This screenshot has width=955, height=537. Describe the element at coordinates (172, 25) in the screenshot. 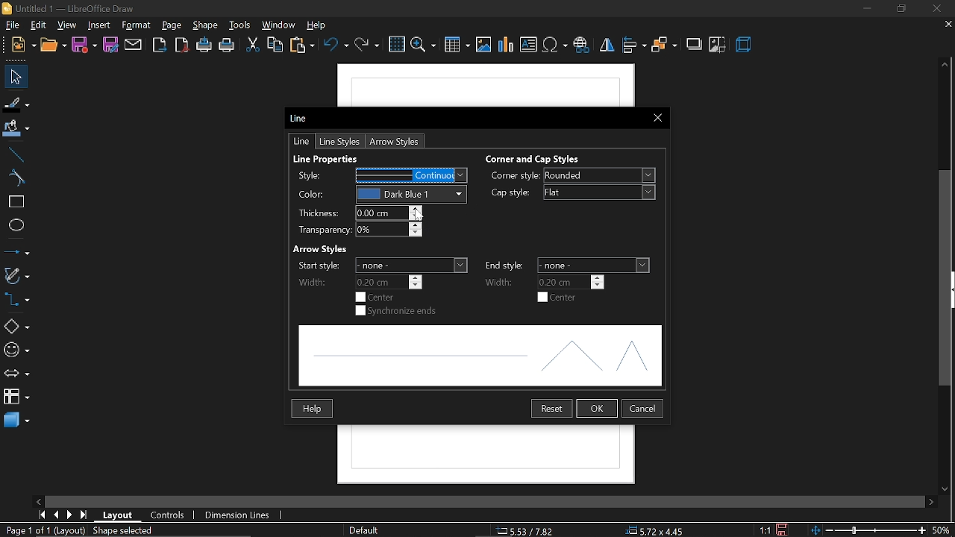

I see `page` at that location.